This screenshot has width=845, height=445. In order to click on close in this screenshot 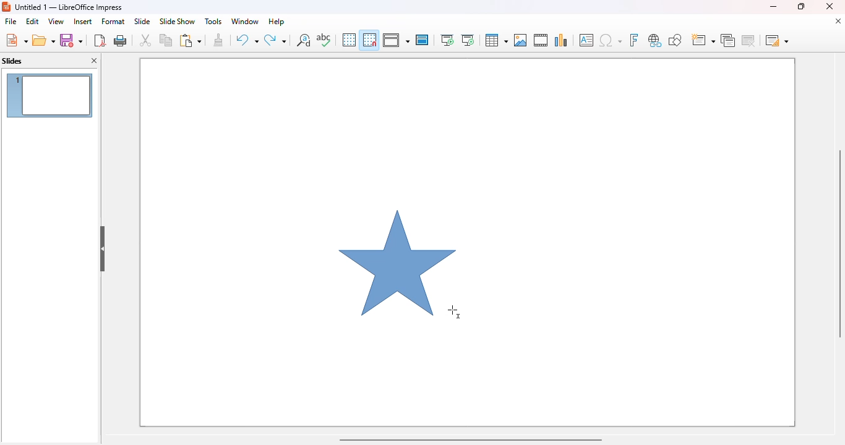, I will do `click(830, 6)`.